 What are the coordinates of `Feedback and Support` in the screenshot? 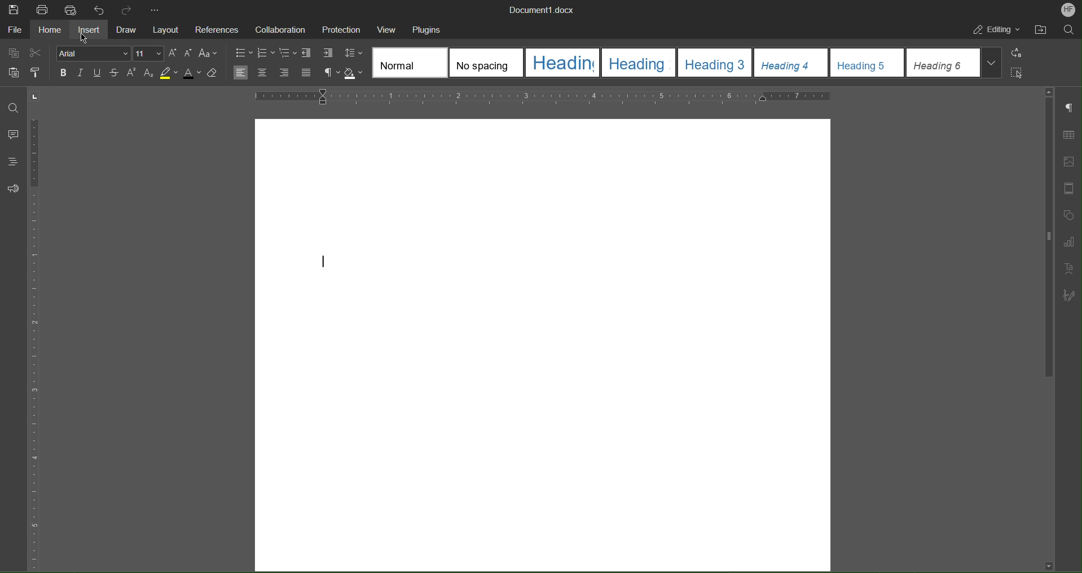 It's located at (11, 187).